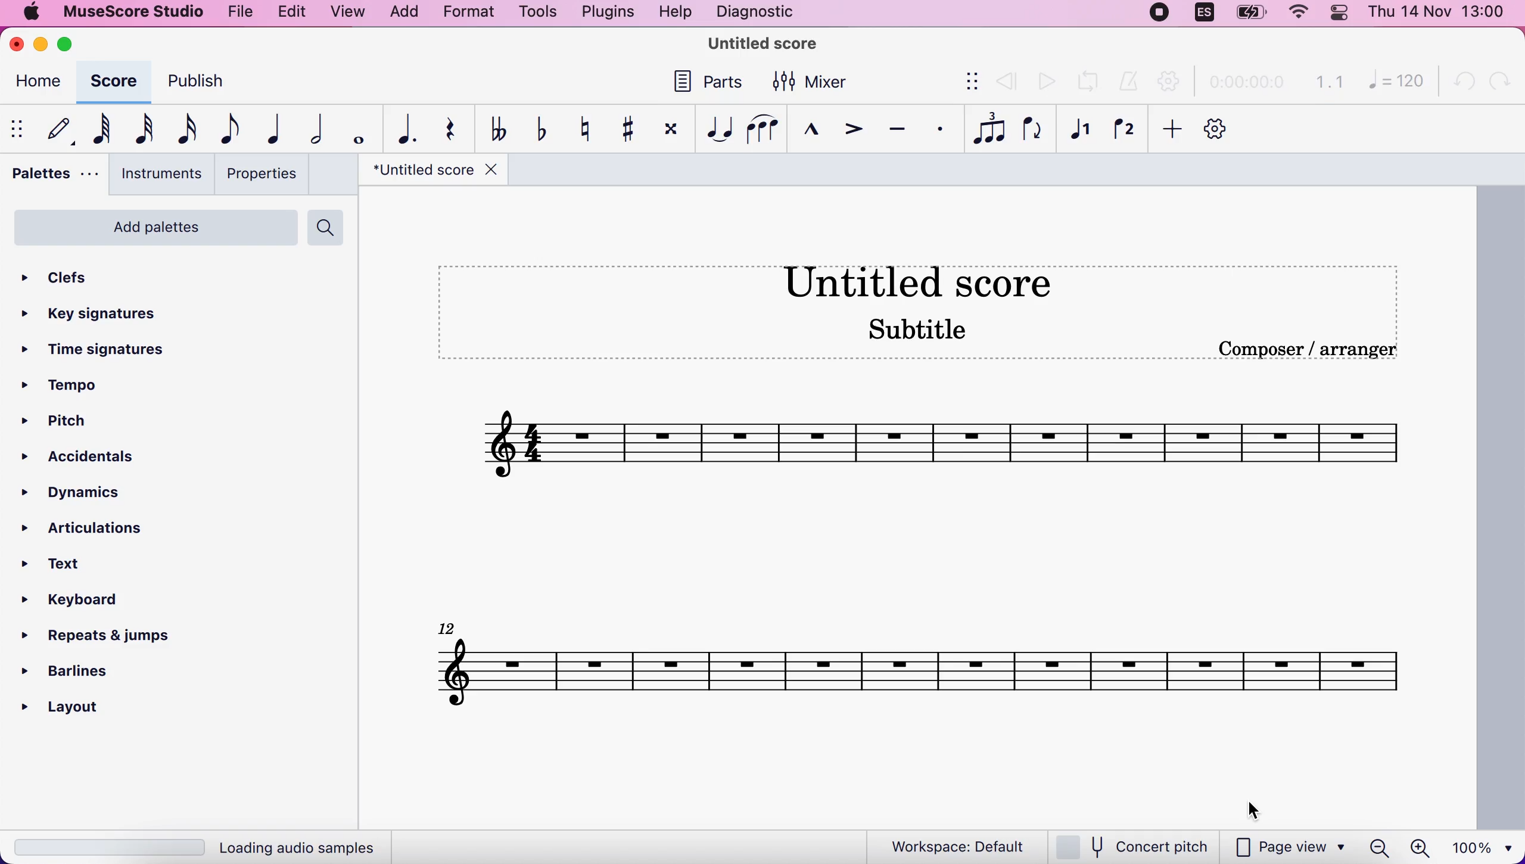 This screenshot has width=1525, height=864. What do you see at coordinates (74, 421) in the screenshot?
I see `pitch` at bounding box center [74, 421].